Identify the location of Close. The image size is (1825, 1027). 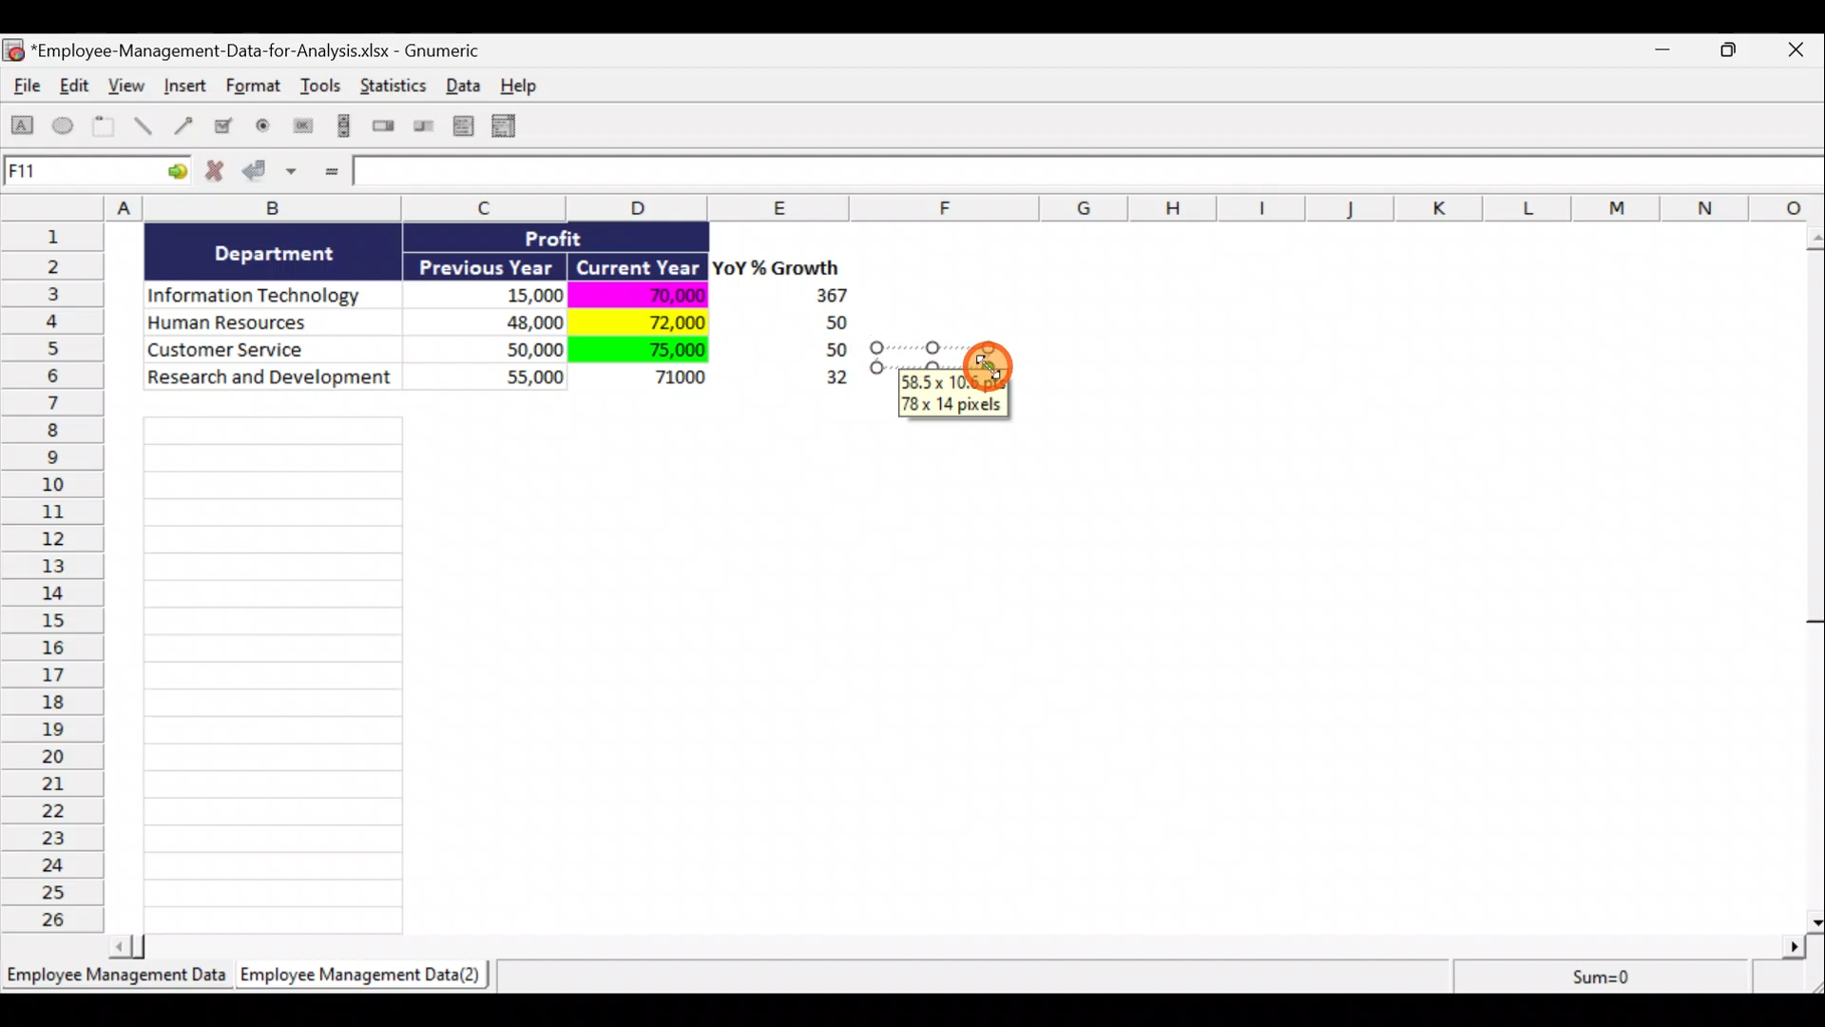
(1800, 51).